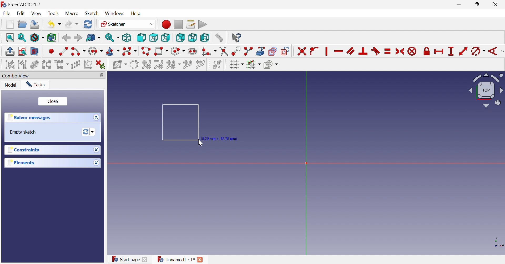 This screenshot has width=505, height=264. Describe the element at coordinates (338, 51) in the screenshot. I see `Constrain horizontally` at that location.